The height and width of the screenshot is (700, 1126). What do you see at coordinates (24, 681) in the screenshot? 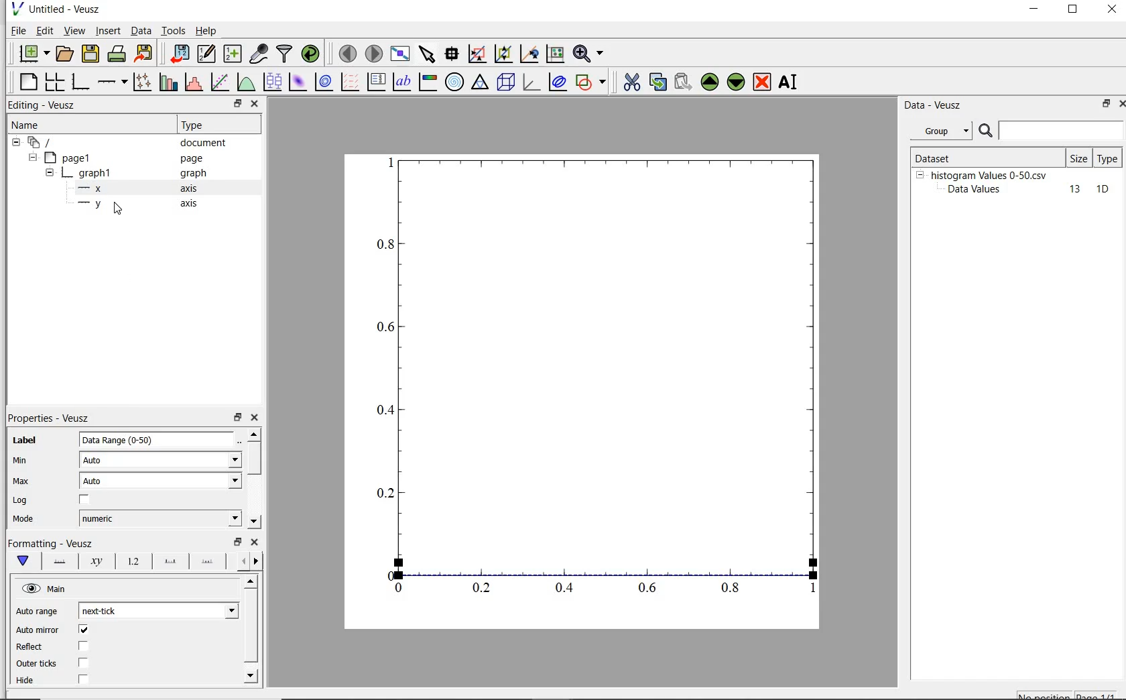
I see `| Hide` at bounding box center [24, 681].